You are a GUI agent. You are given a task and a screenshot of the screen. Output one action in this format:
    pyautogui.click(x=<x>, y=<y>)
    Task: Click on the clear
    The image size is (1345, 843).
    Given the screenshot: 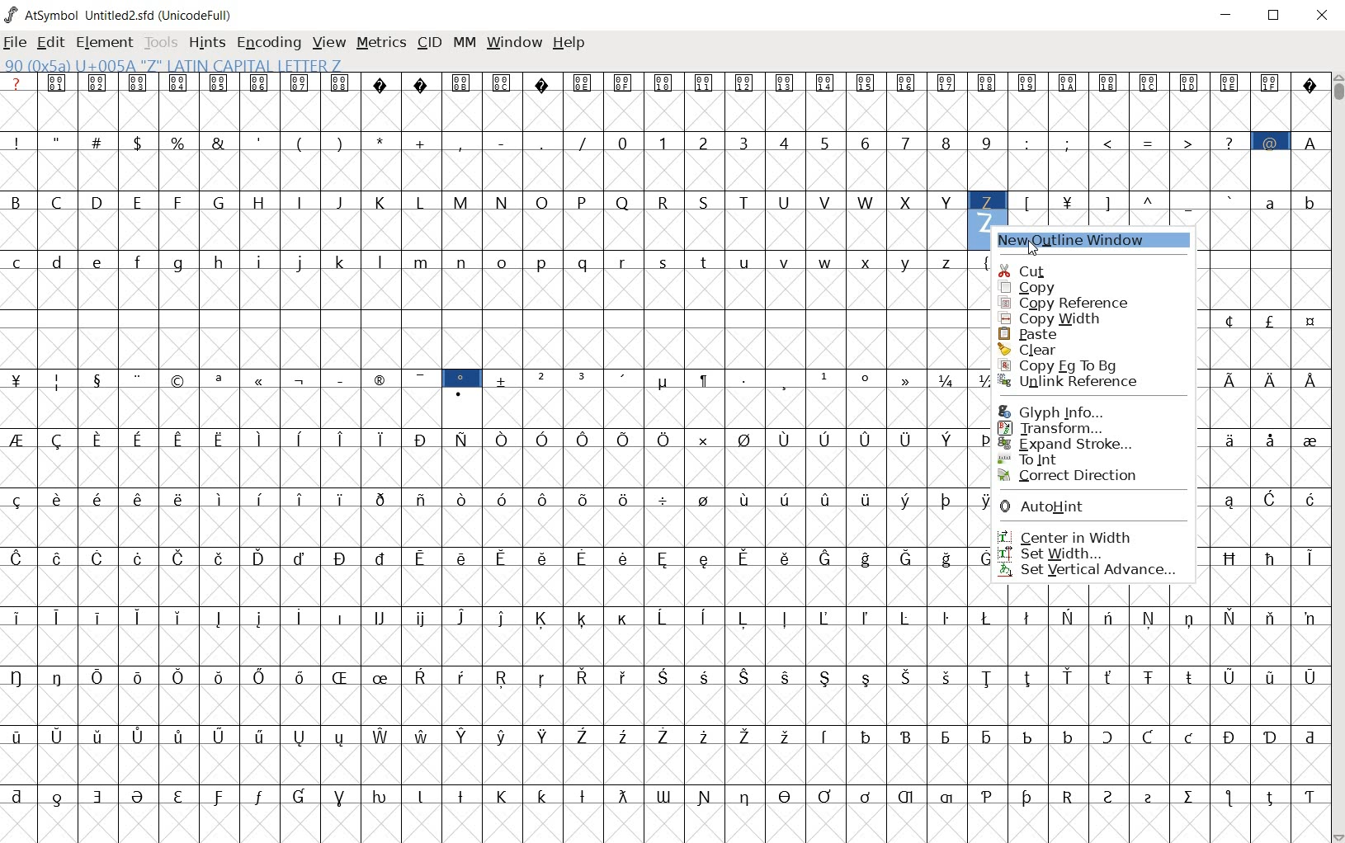 What is the action you would take?
    pyautogui.click(x=1062, y=350)
    